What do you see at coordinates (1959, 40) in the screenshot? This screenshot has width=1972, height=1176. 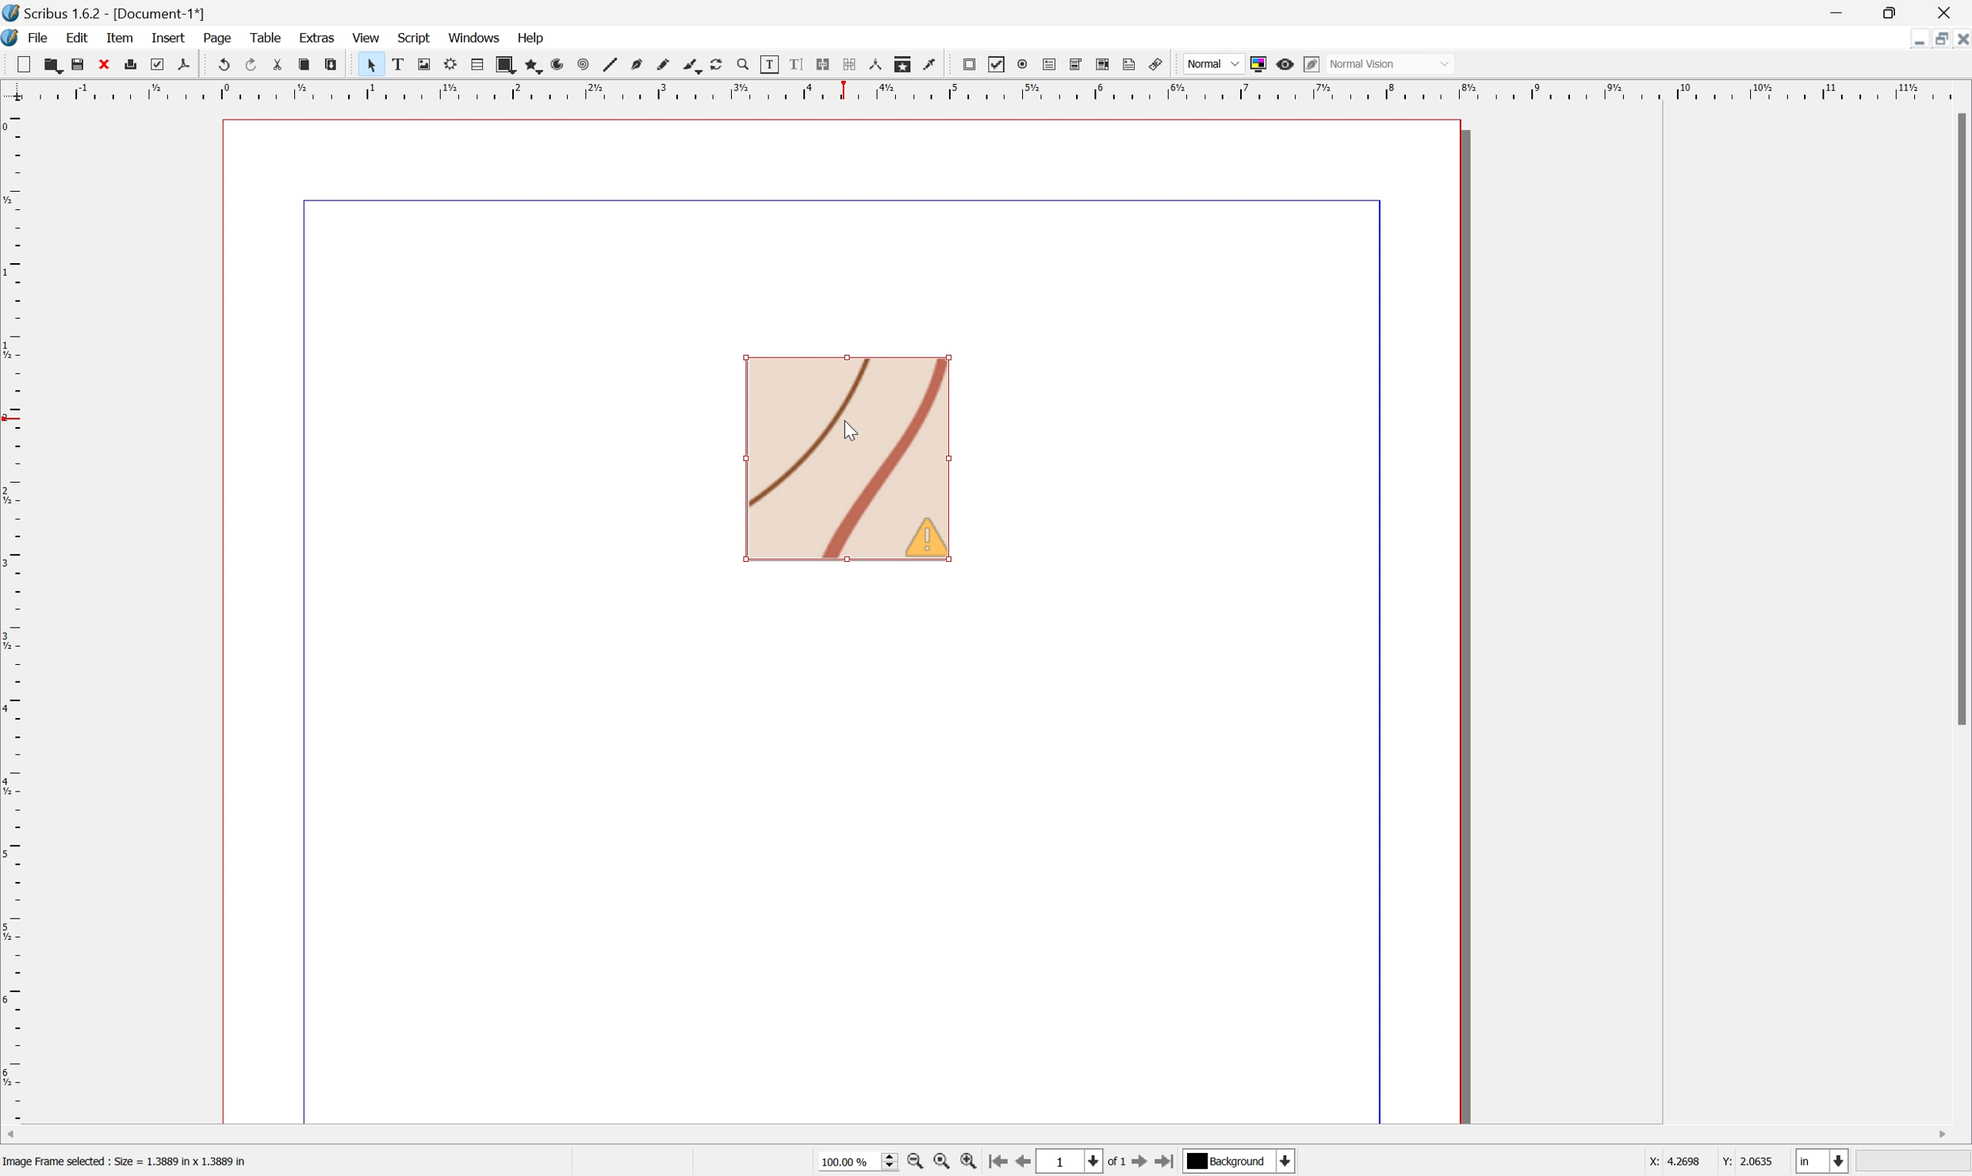 I see `Close` at bounding box center [1959, 40].